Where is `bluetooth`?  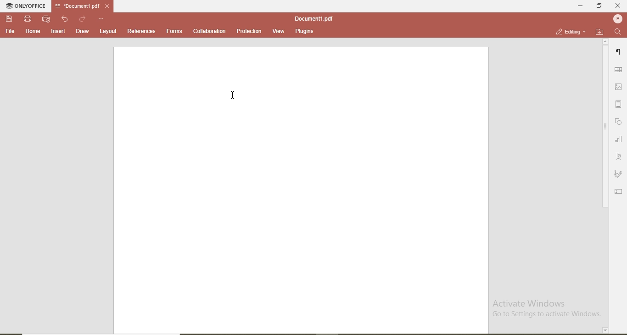
bluetooth is located at coordinates (616, 19).